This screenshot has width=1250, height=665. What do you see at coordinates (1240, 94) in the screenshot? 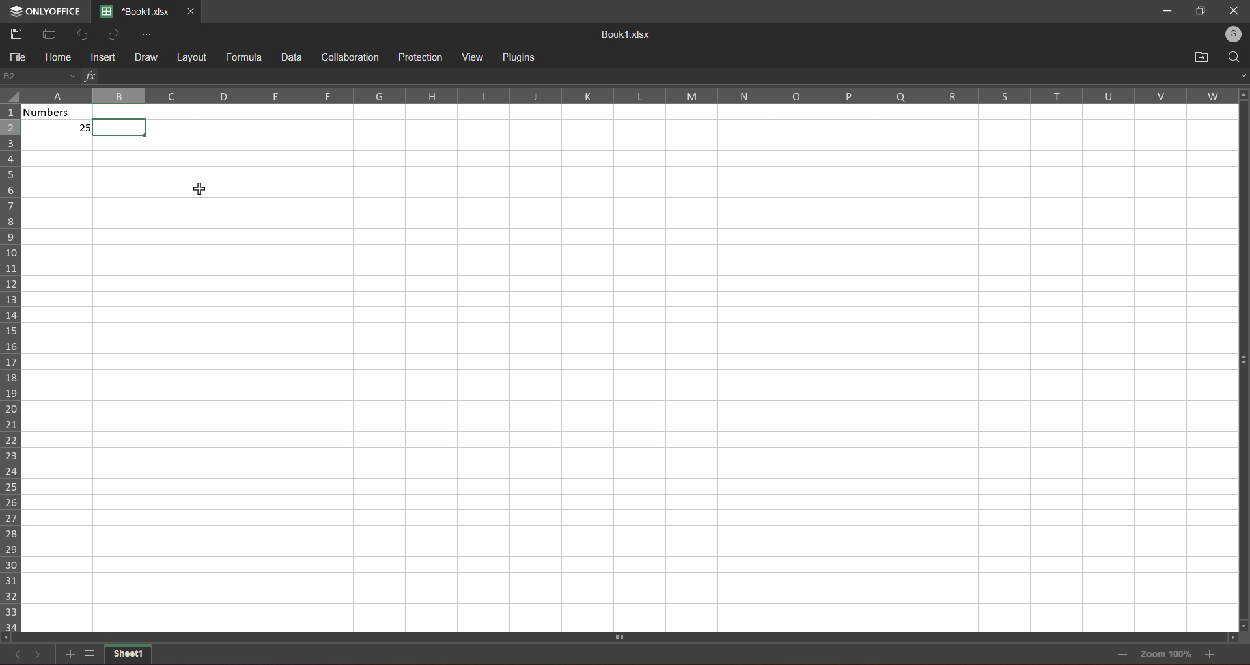
I see `scroll up` at bounding box center [1240, 94].